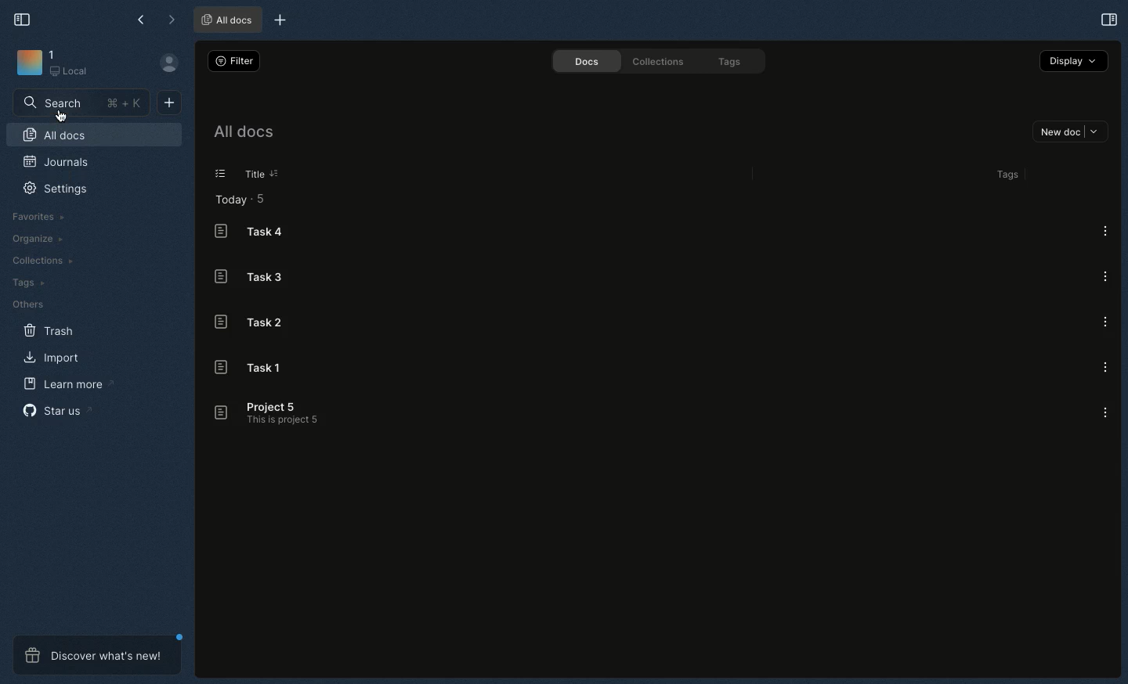  I want to click on Learn more, so click(63, 382).